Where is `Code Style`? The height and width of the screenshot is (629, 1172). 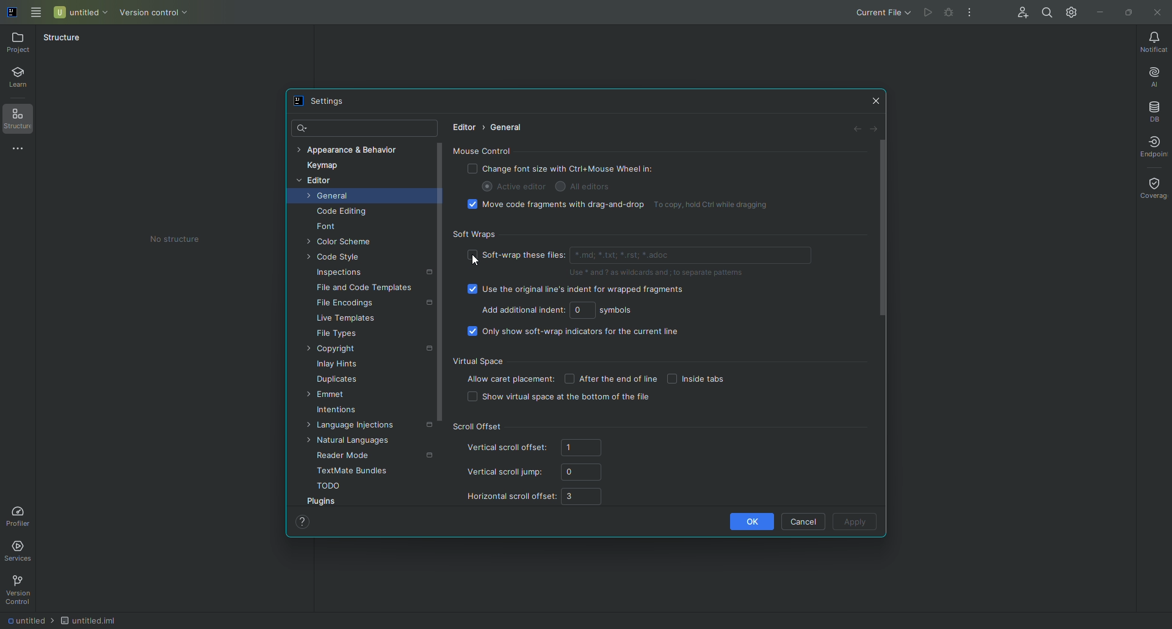 Code Style is located at coordinates (335, 259).